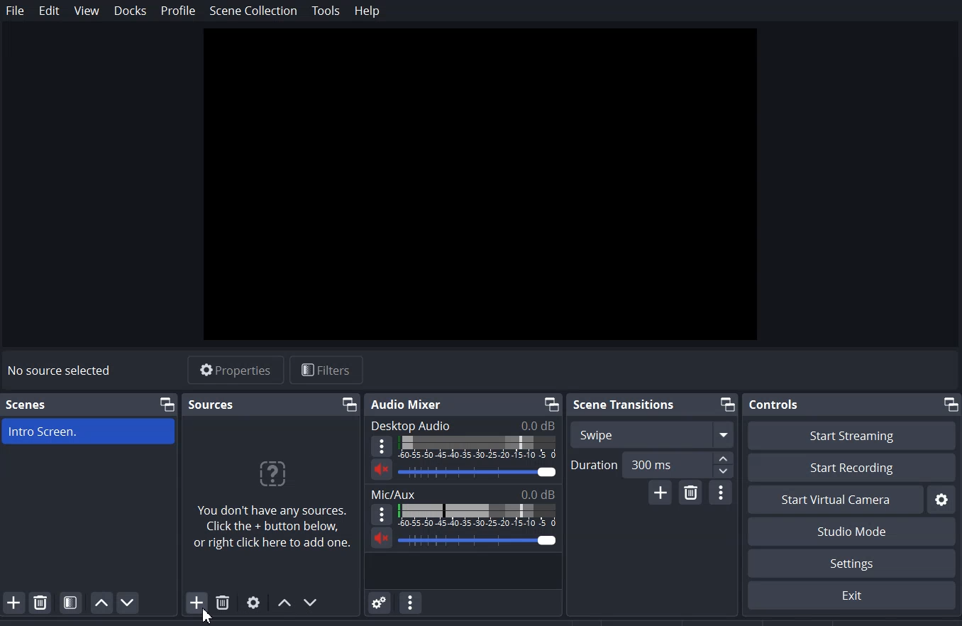 The height and width of the screenshot is (626, 962). Describe the element at coordinates (406, 404) in the screenshot. I see `Audio ZMixer` at that location.